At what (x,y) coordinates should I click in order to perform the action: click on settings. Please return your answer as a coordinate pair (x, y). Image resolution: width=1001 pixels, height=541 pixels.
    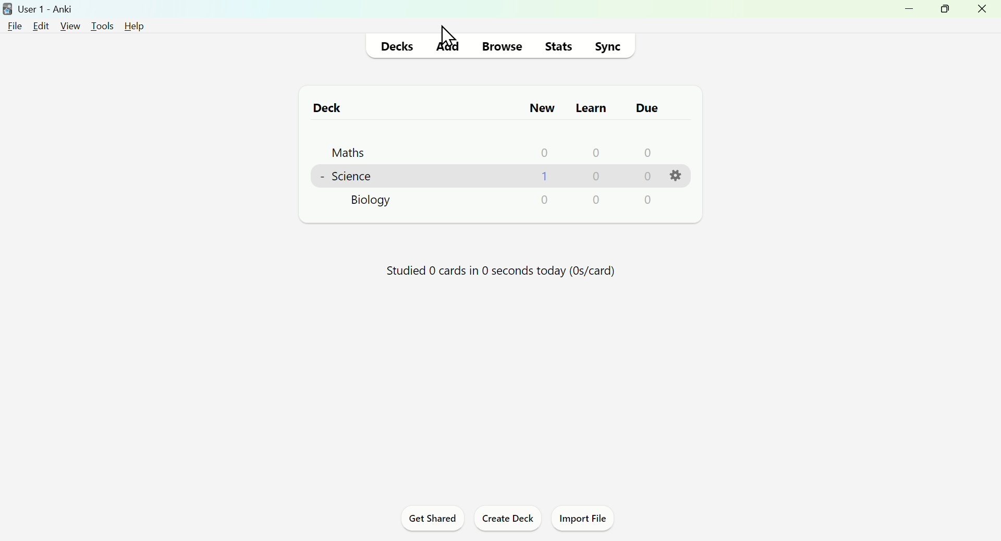
    Looking at the image, I should click on (676, 179).